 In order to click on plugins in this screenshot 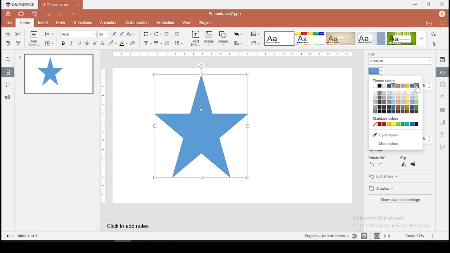, I will do `click(205, 23)`.